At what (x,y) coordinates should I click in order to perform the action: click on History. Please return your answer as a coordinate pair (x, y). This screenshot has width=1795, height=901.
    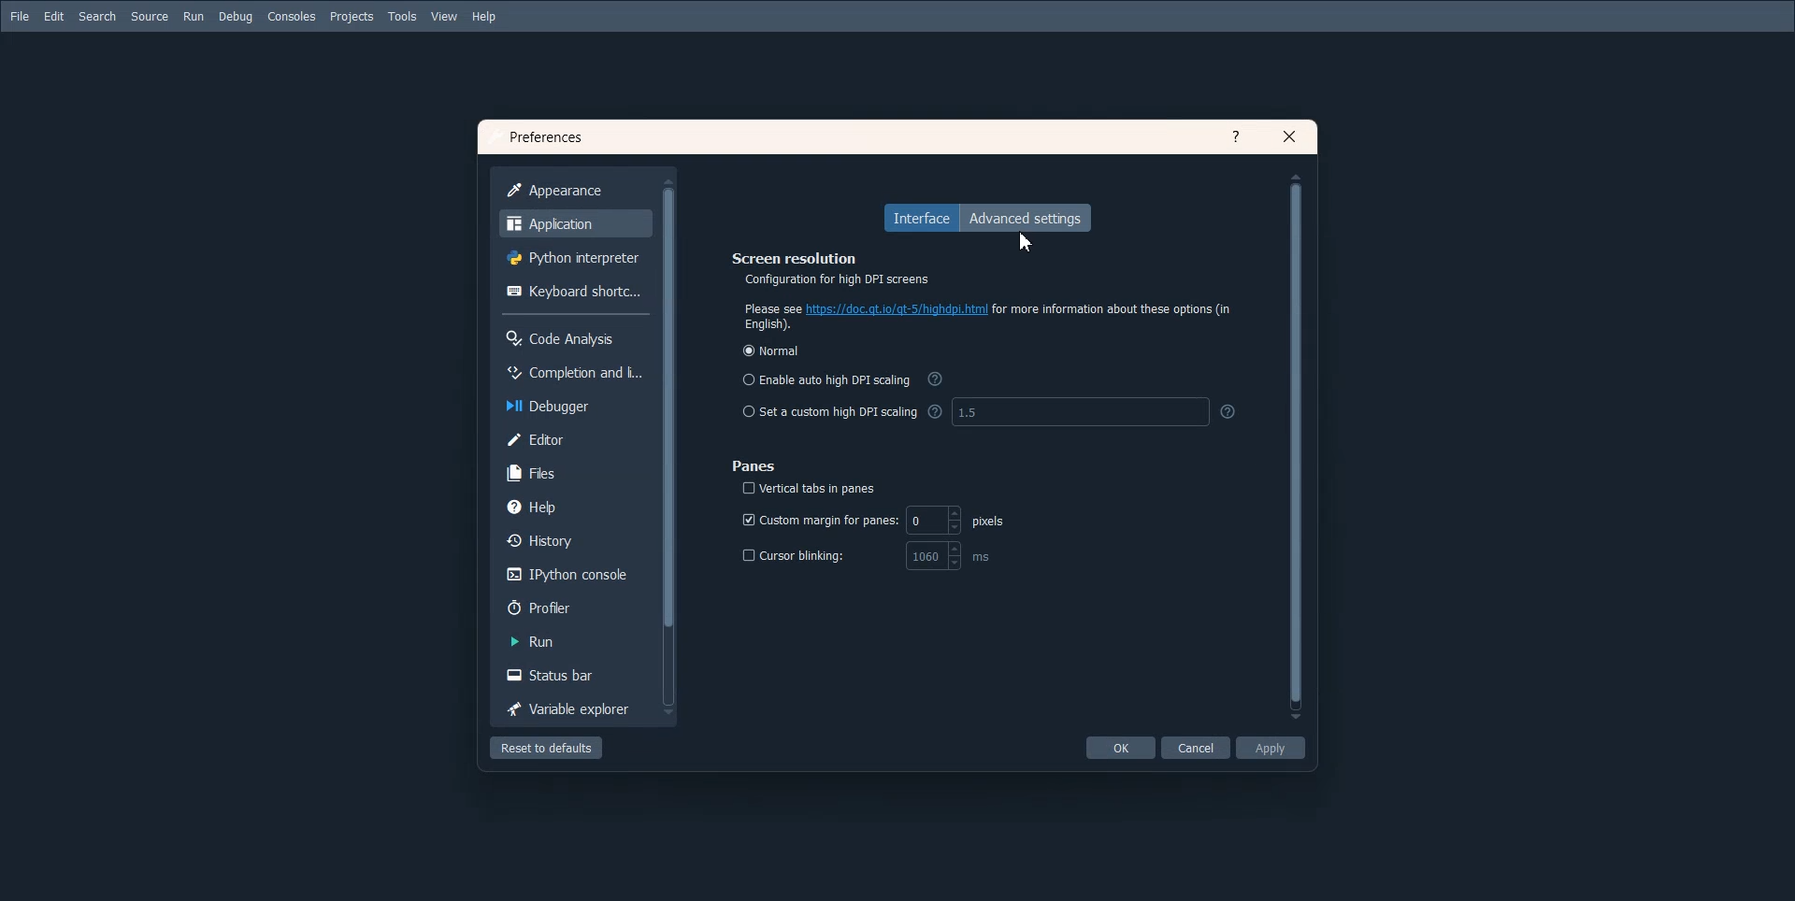
    Looking at the image, I should click on (573, 542).